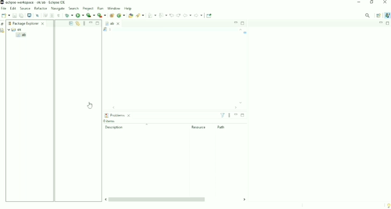 This screenshot has height=209, width=391. I want to click on New Java Package, so click(111, 15).